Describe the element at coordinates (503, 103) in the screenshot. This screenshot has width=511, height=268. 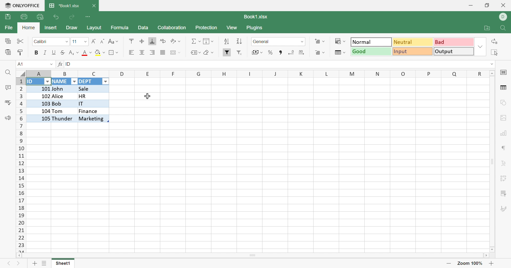
I see `shape settings` at that location.